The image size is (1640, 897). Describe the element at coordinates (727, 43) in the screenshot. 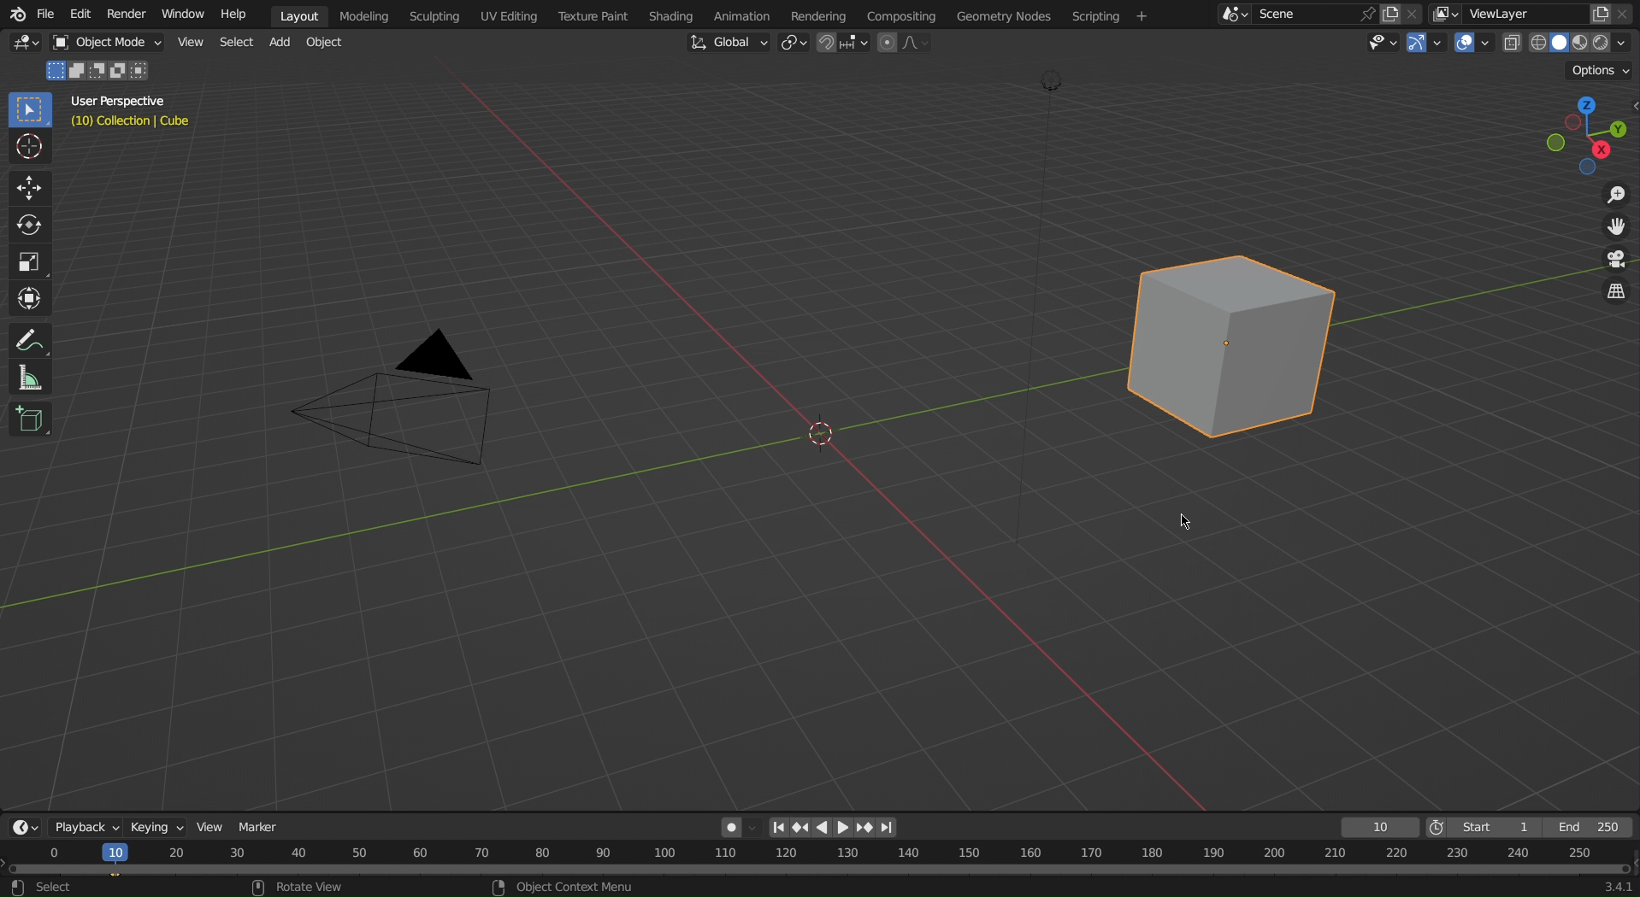

I see `Global` at that location.